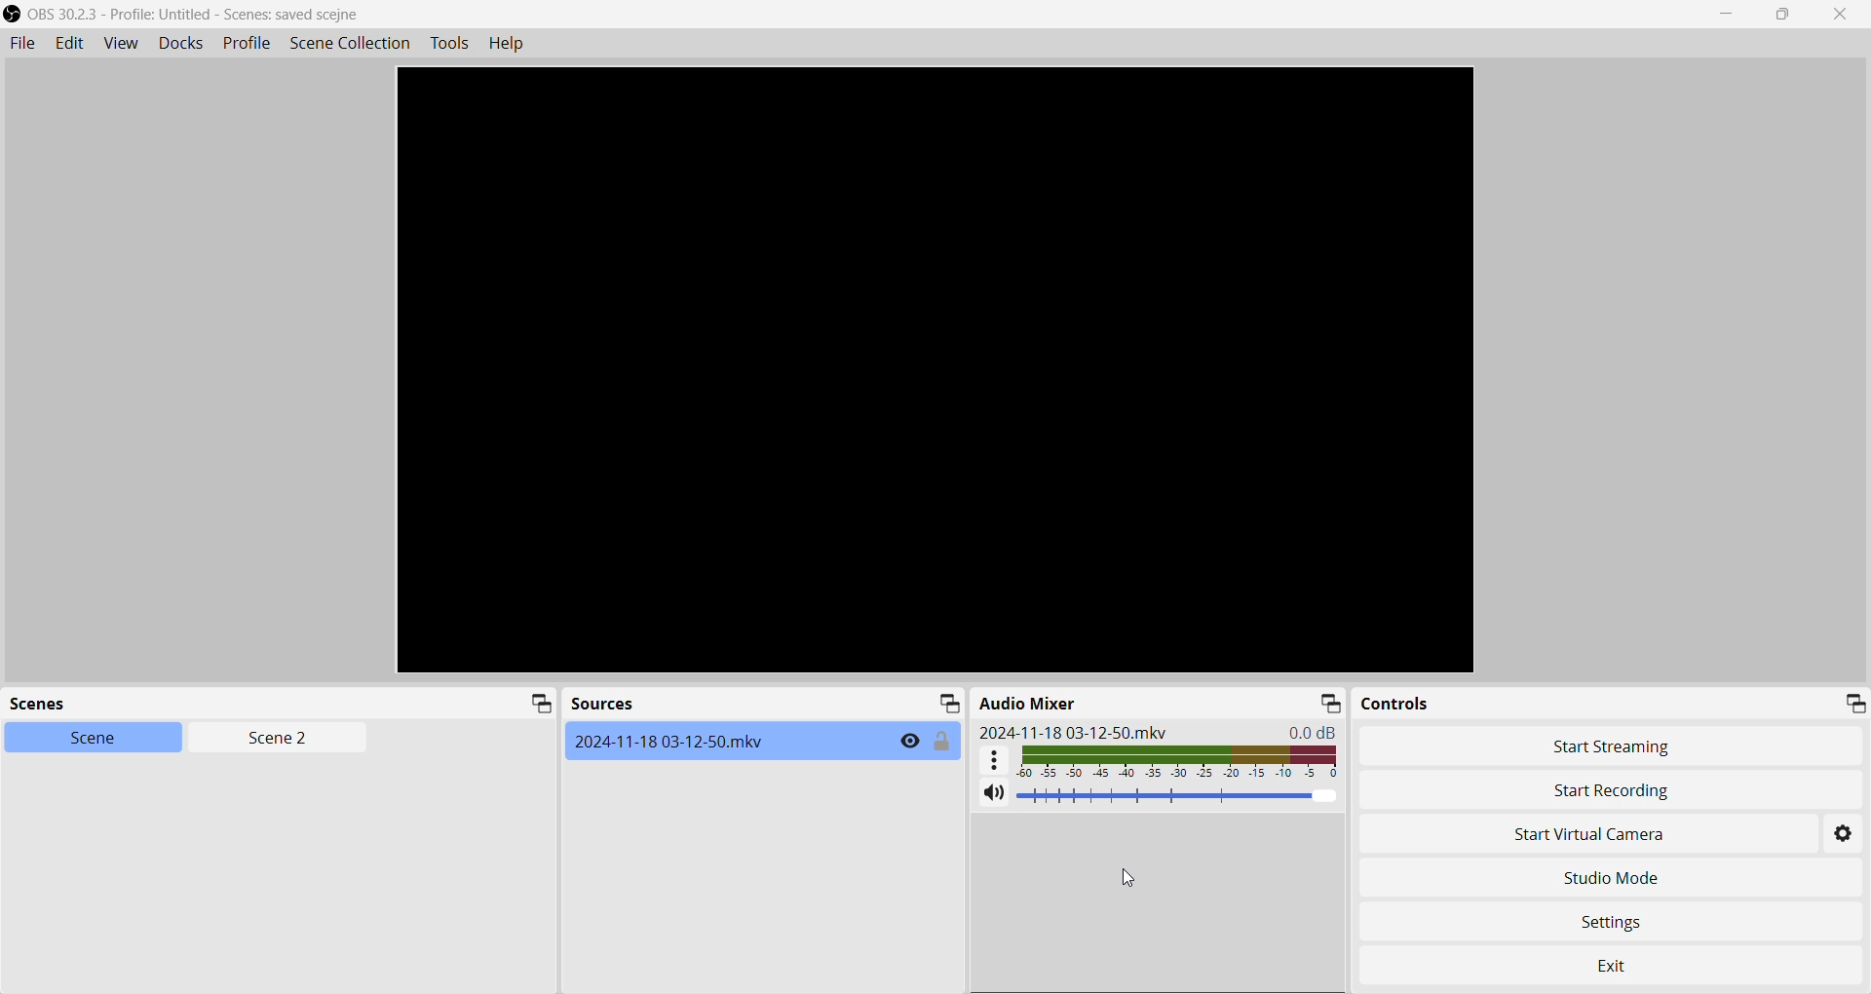  Describe the element at coordinates (935, 370) in the screenshot. I see `Video preview` at that location.